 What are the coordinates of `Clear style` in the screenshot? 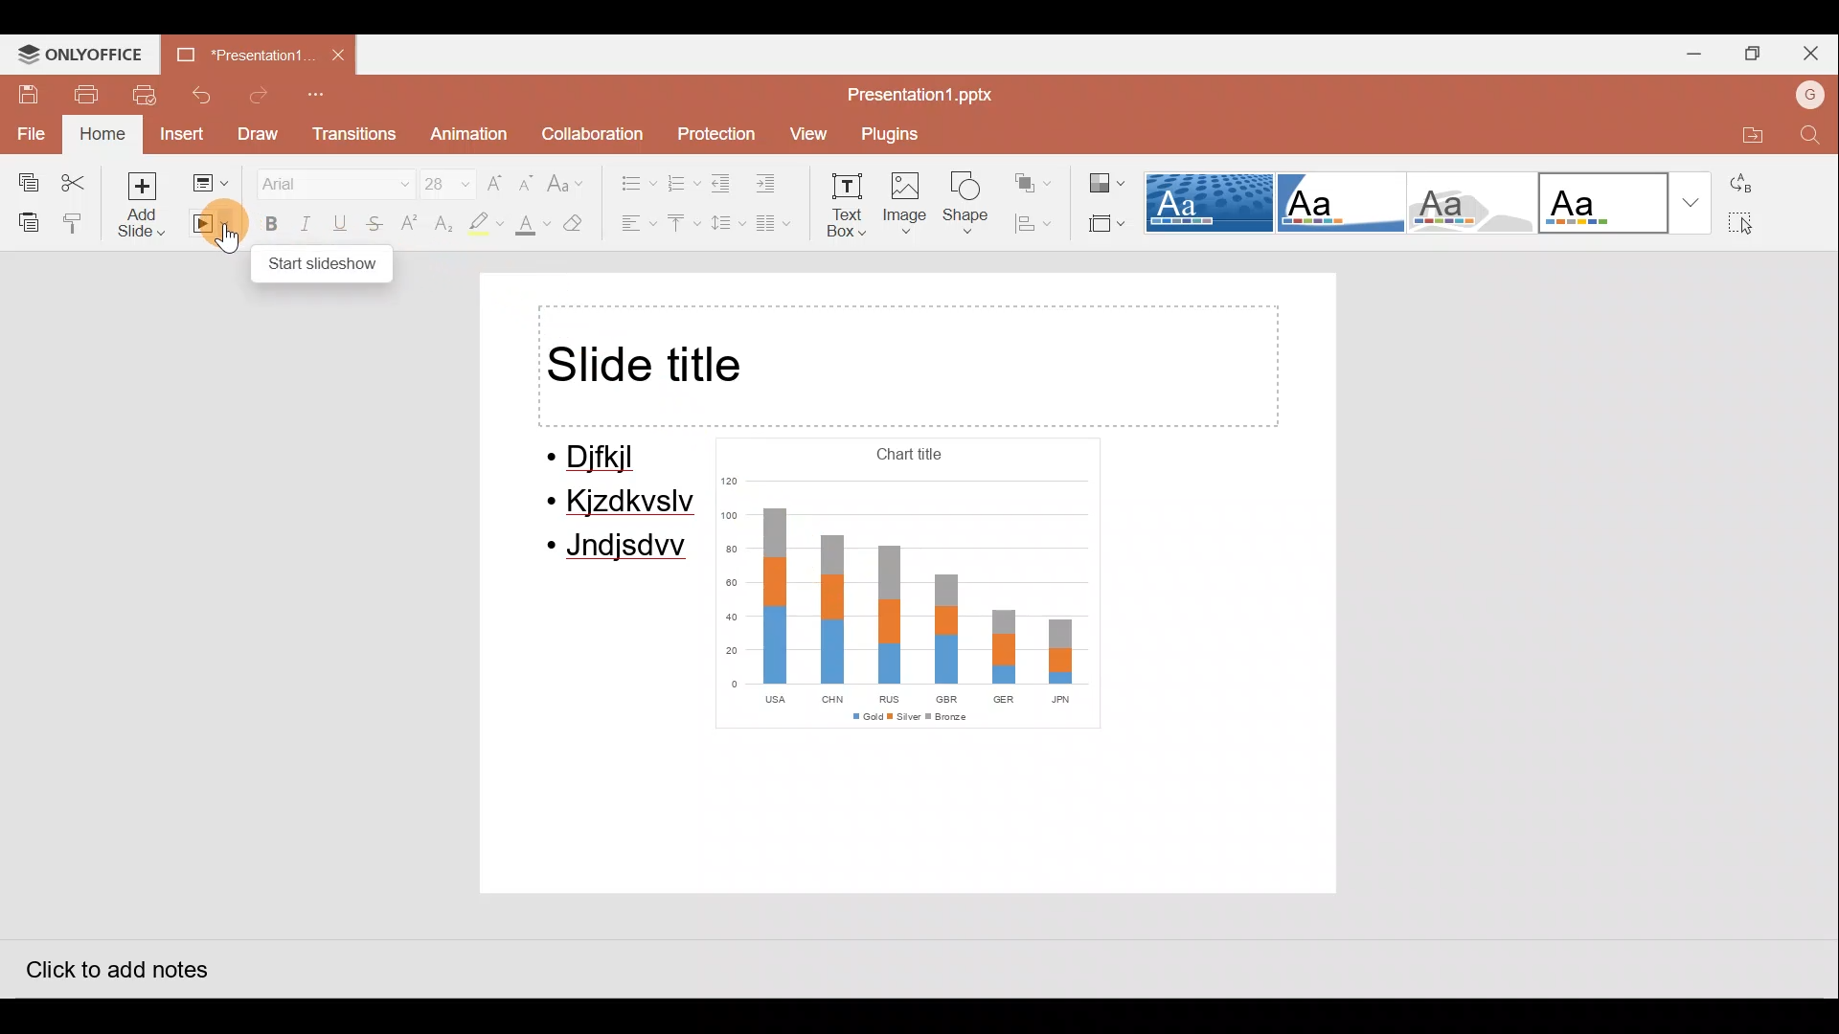 It's located at (582, 226).